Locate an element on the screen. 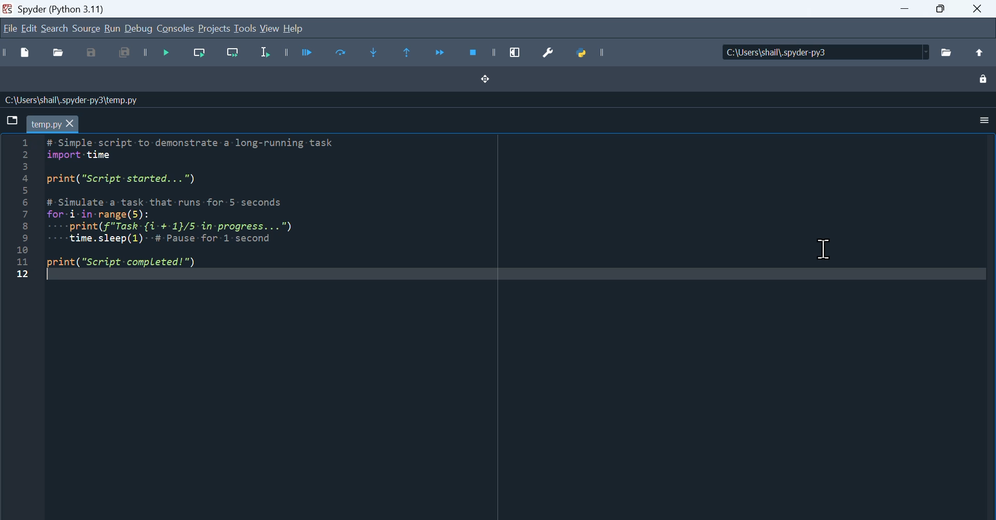  tab is located at coordinates (53, 124).